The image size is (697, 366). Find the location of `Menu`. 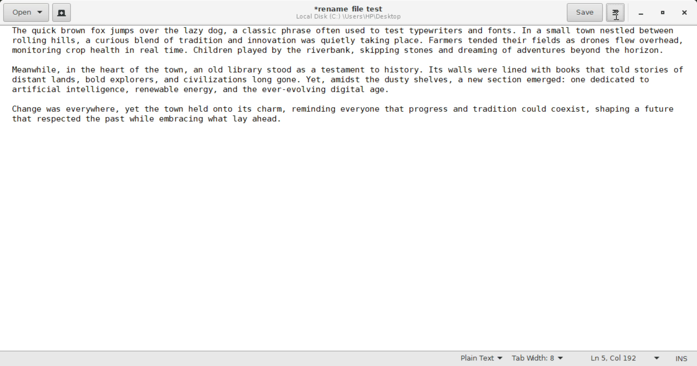

Menu is located at coordinates (615, 12).